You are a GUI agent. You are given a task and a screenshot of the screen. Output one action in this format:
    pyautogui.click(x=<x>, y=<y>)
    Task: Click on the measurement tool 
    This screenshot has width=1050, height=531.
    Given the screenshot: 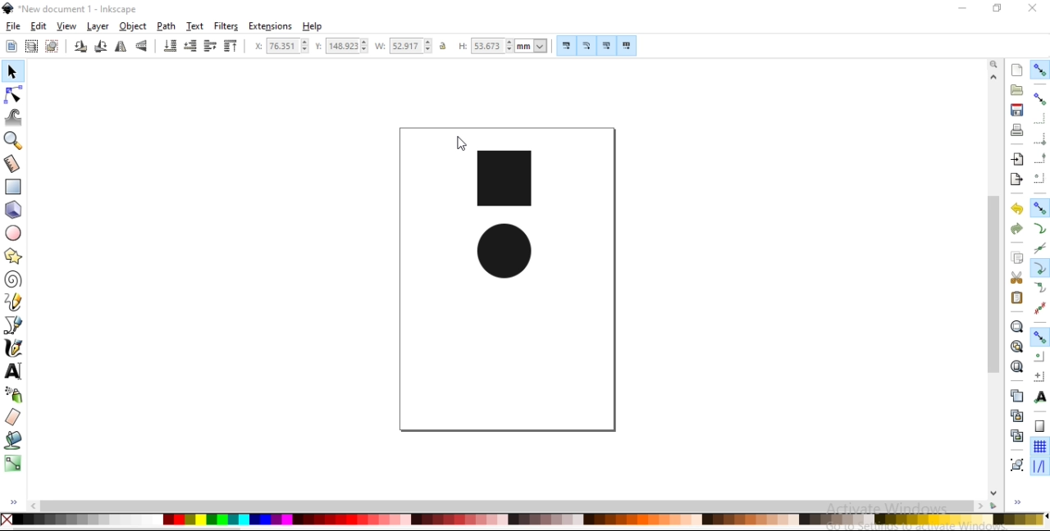 What is the action you would take?
    pyautogui.click(x=14, y=163)
    